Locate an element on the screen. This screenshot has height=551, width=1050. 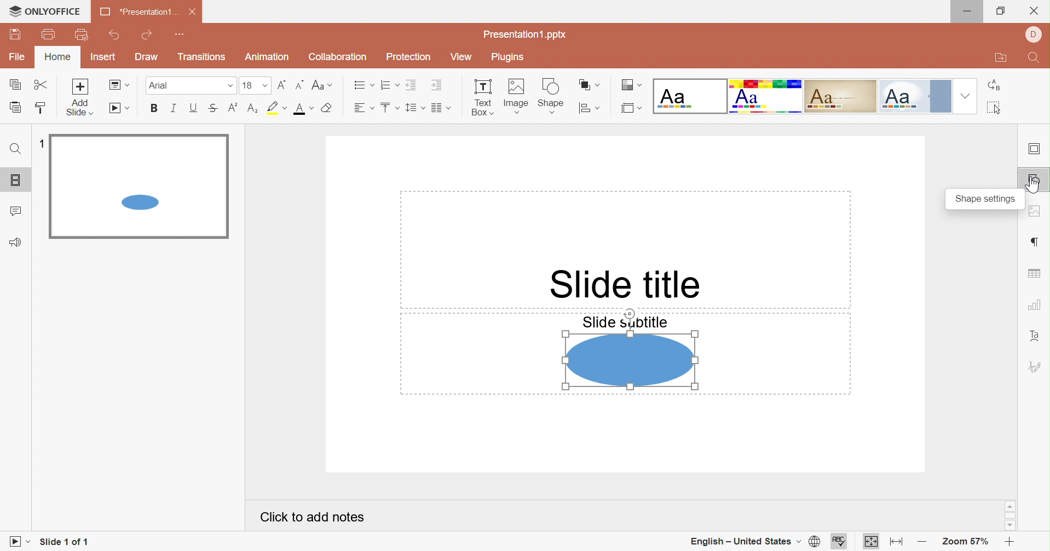
Font type Arial is located at coordinates (191, 85).